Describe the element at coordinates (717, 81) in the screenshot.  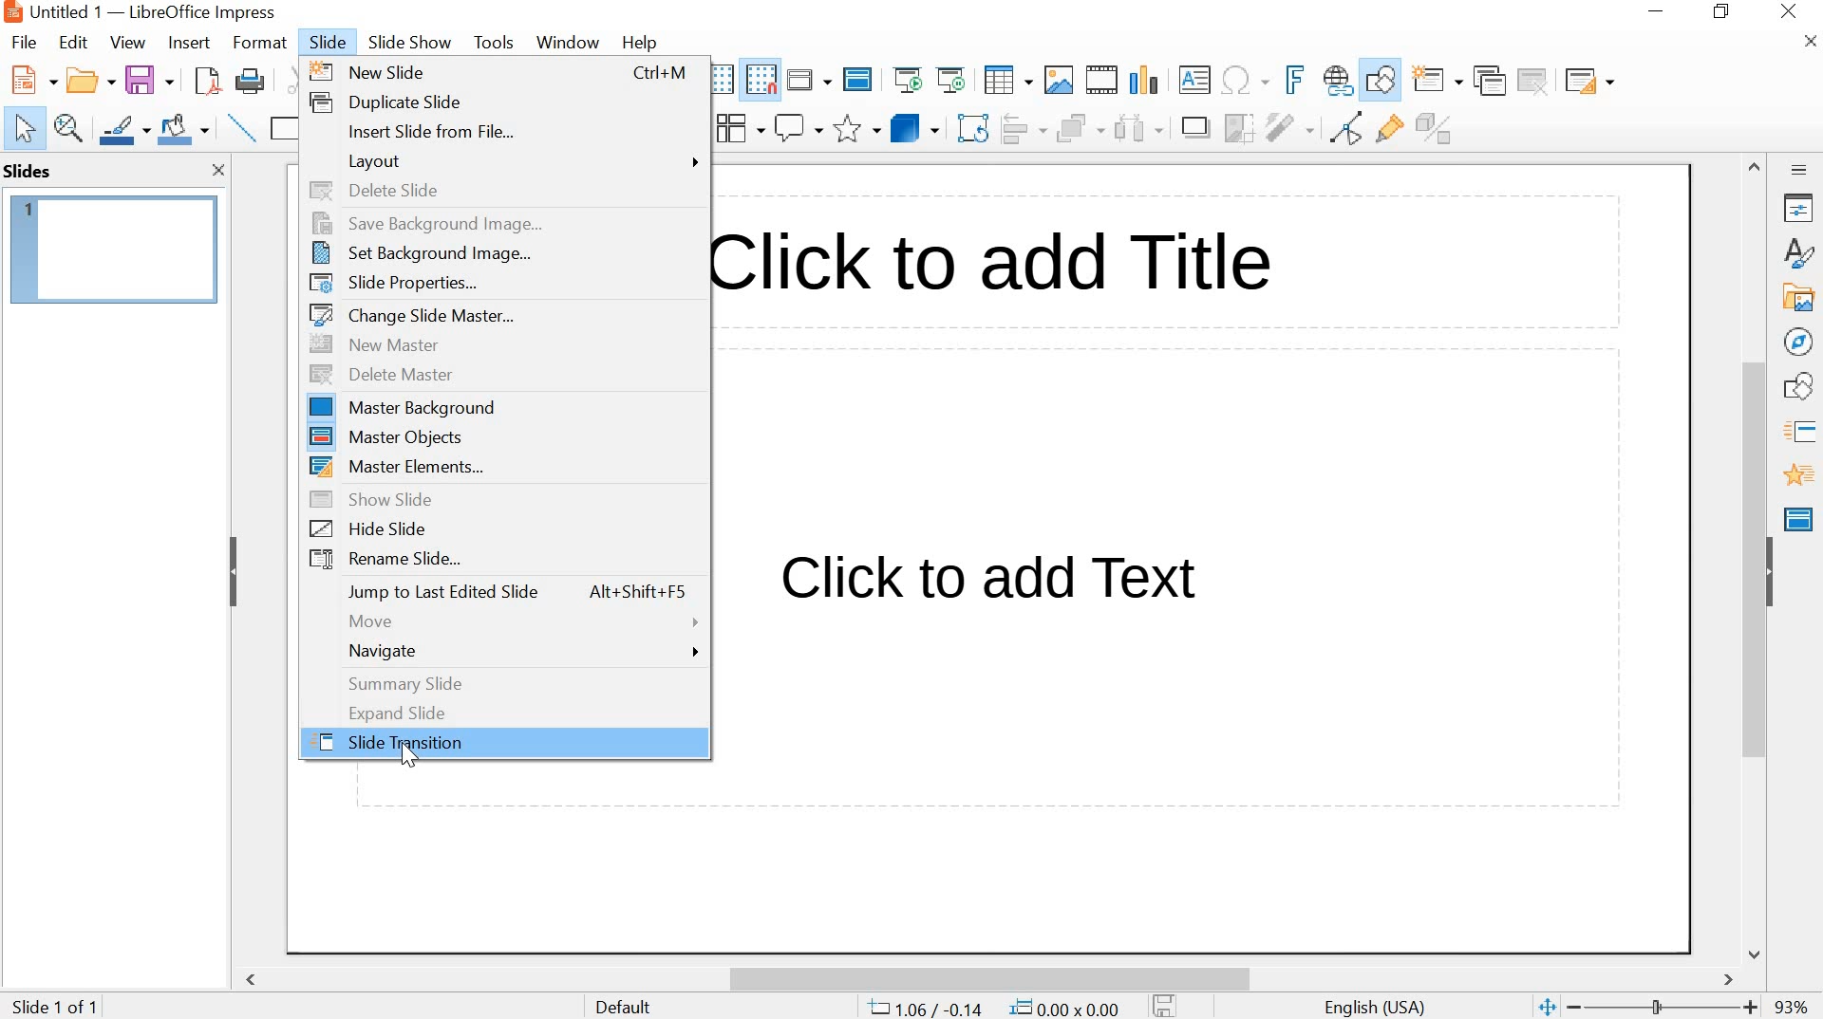
I see `Display grid` at that location.